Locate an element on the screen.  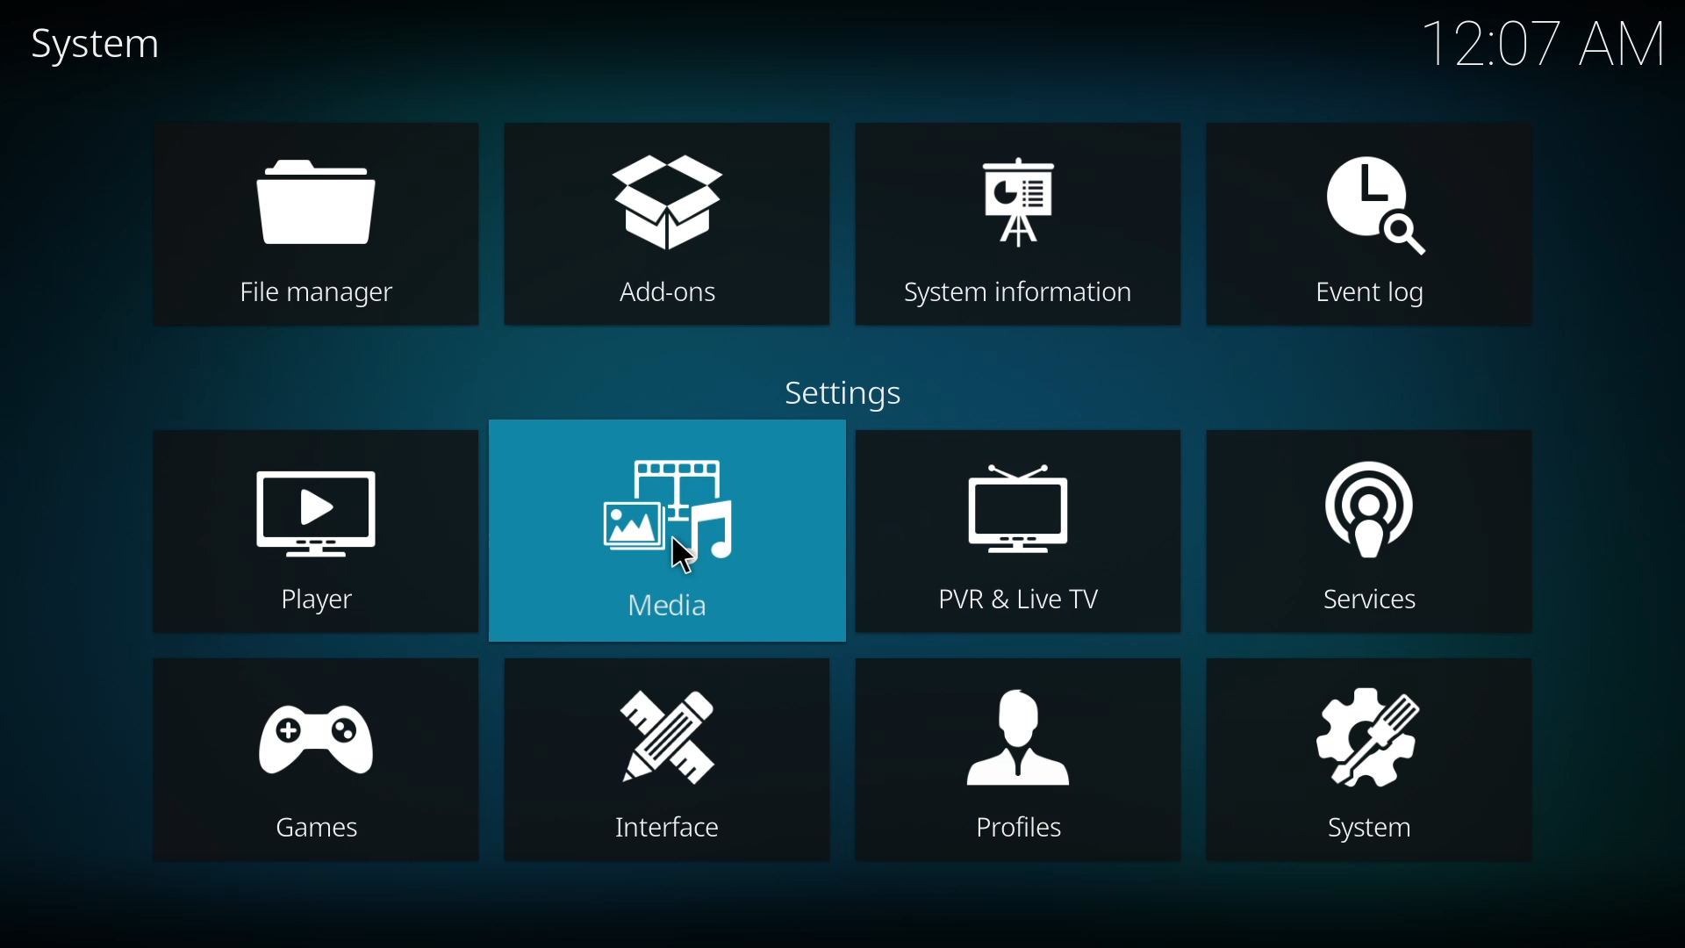
system information is located at coordinates (1015, 226).